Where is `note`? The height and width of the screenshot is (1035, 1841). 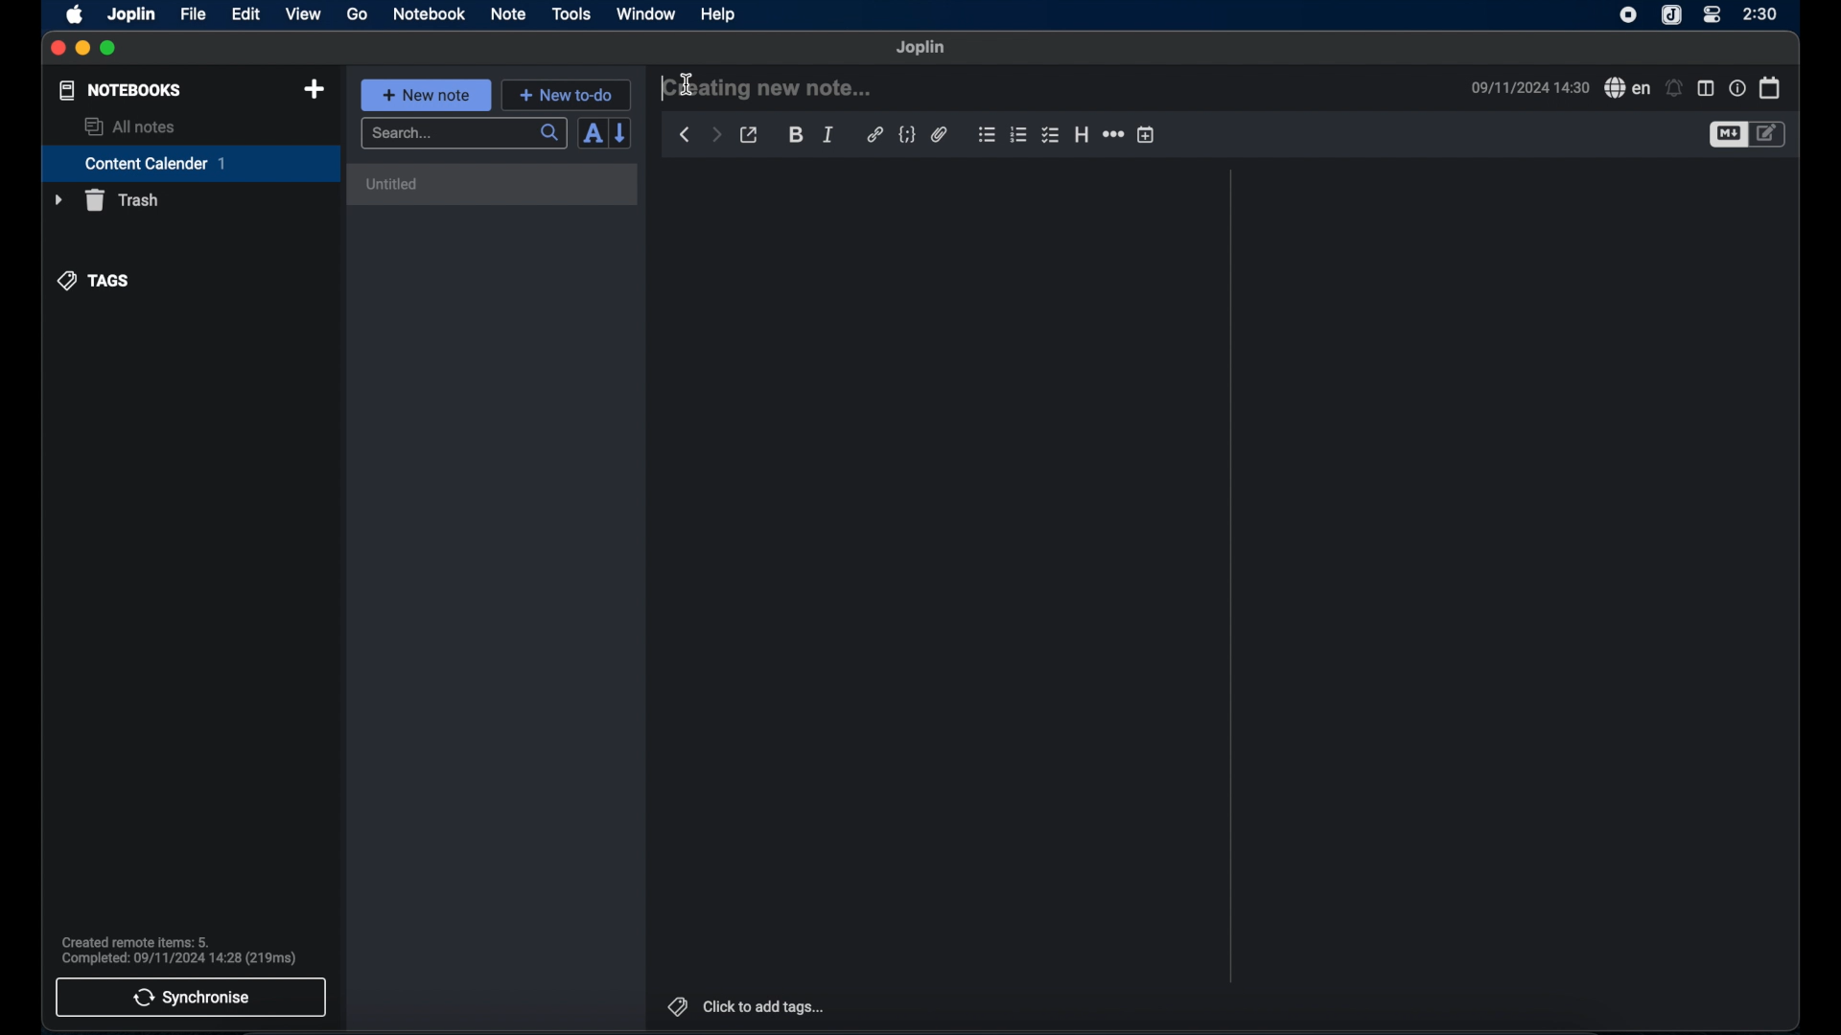
note is located at coordinates (508, 15).